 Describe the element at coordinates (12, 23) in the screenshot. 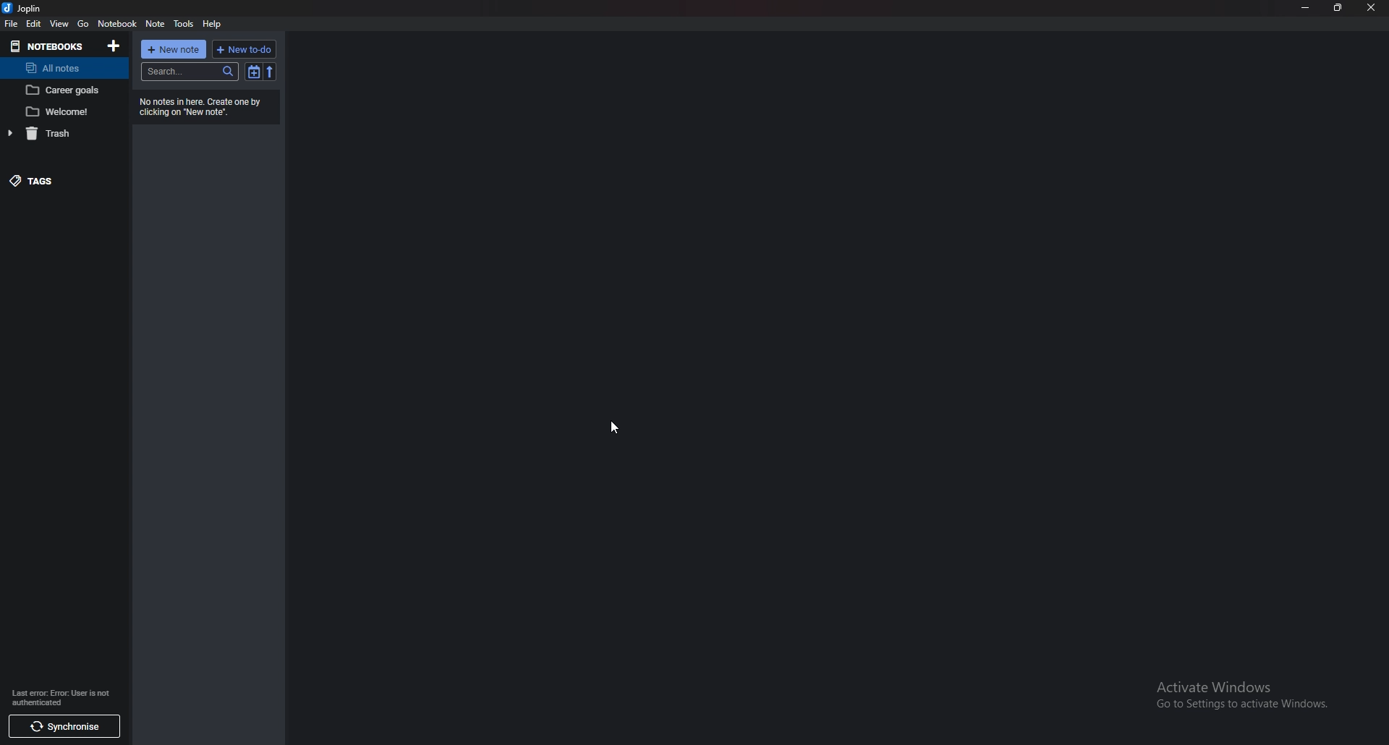

I see `file` at that location.